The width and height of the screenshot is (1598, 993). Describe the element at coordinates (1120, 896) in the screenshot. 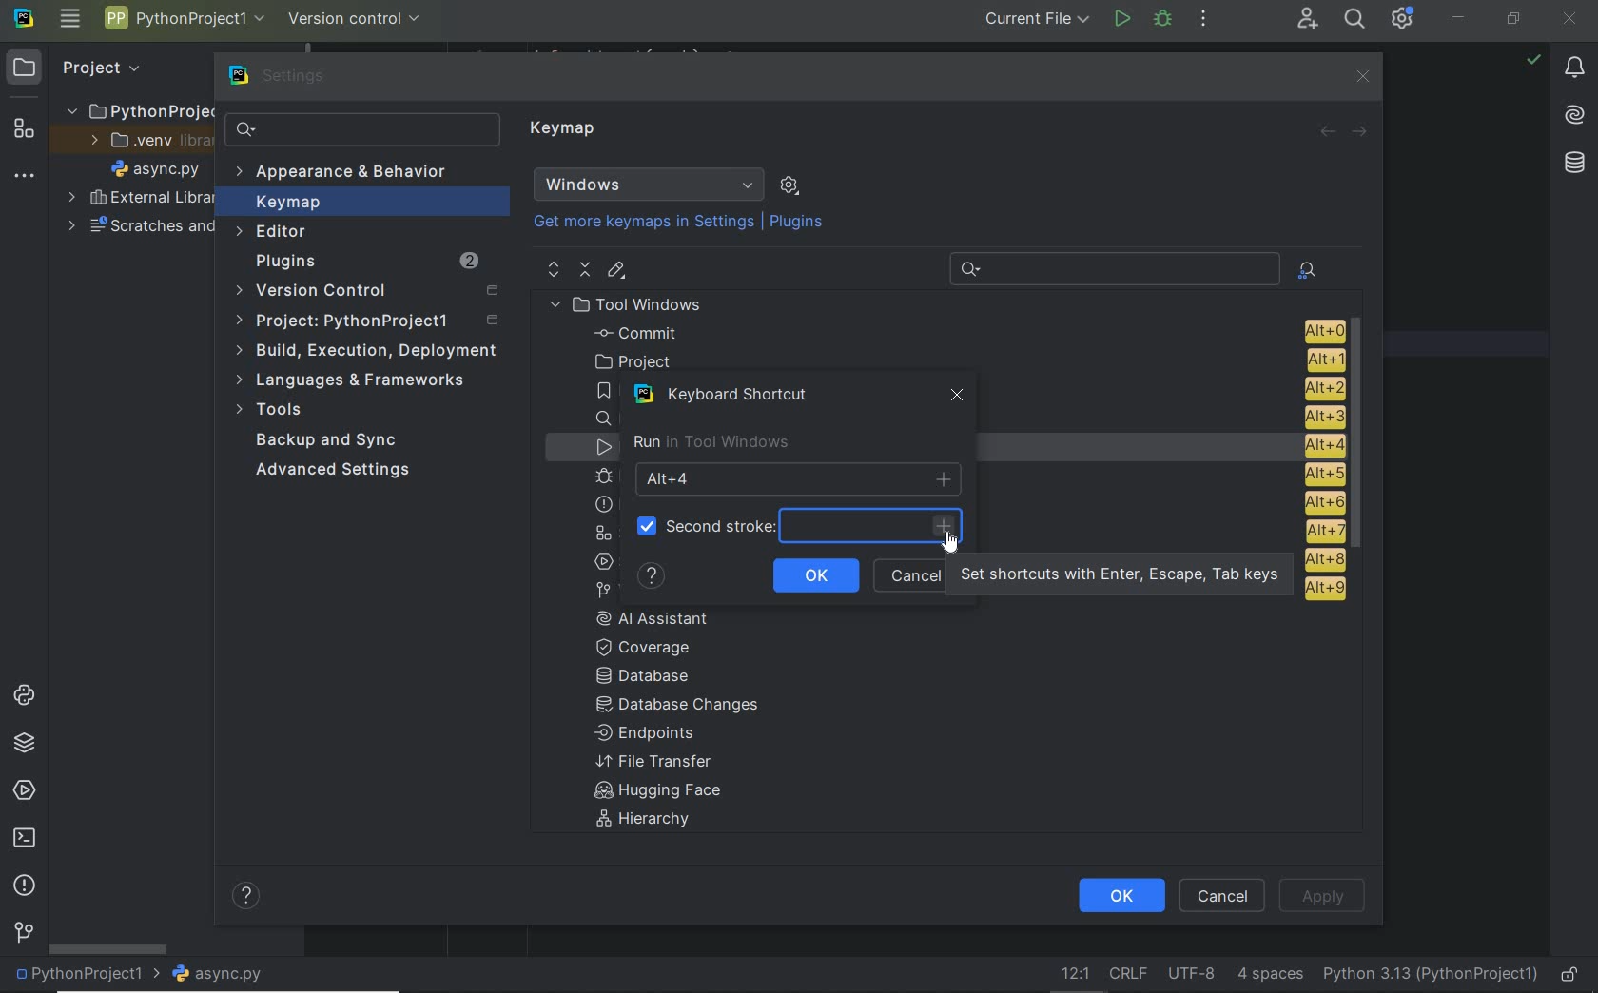

I see `ok` at that location.